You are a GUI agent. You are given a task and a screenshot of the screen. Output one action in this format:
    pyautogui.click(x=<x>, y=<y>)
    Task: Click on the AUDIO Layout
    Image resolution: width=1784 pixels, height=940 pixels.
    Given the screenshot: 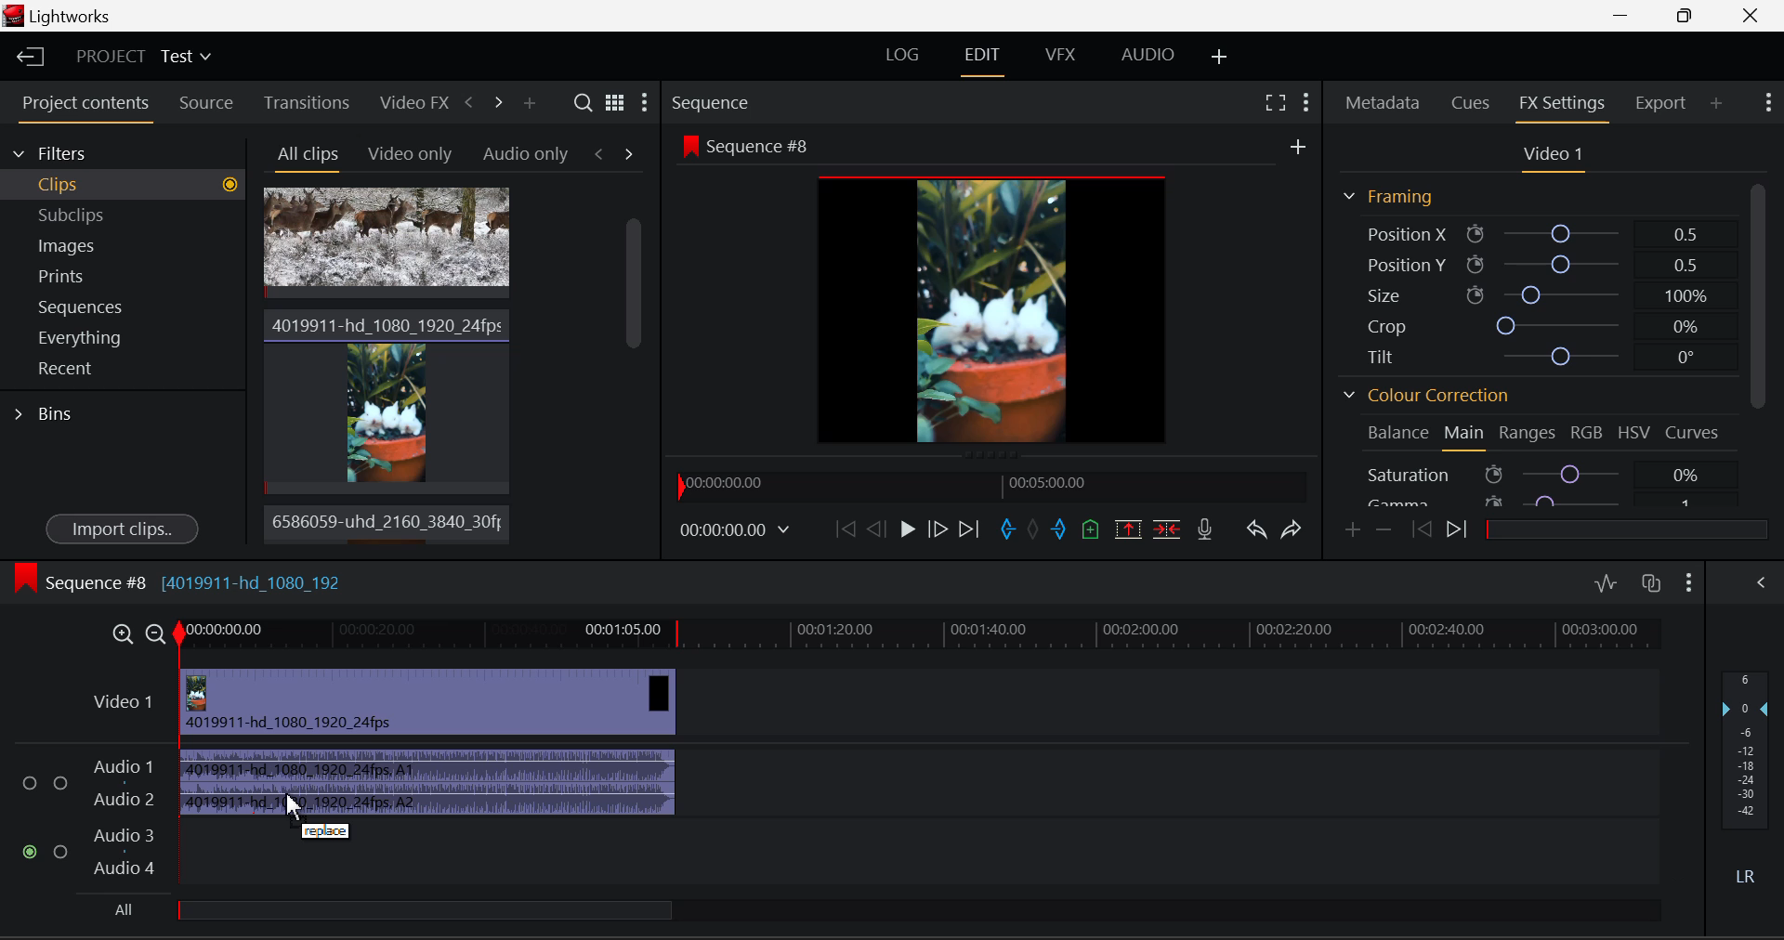 What is the action you would take?
    pyautogui.click(x=1148, y=55)
    